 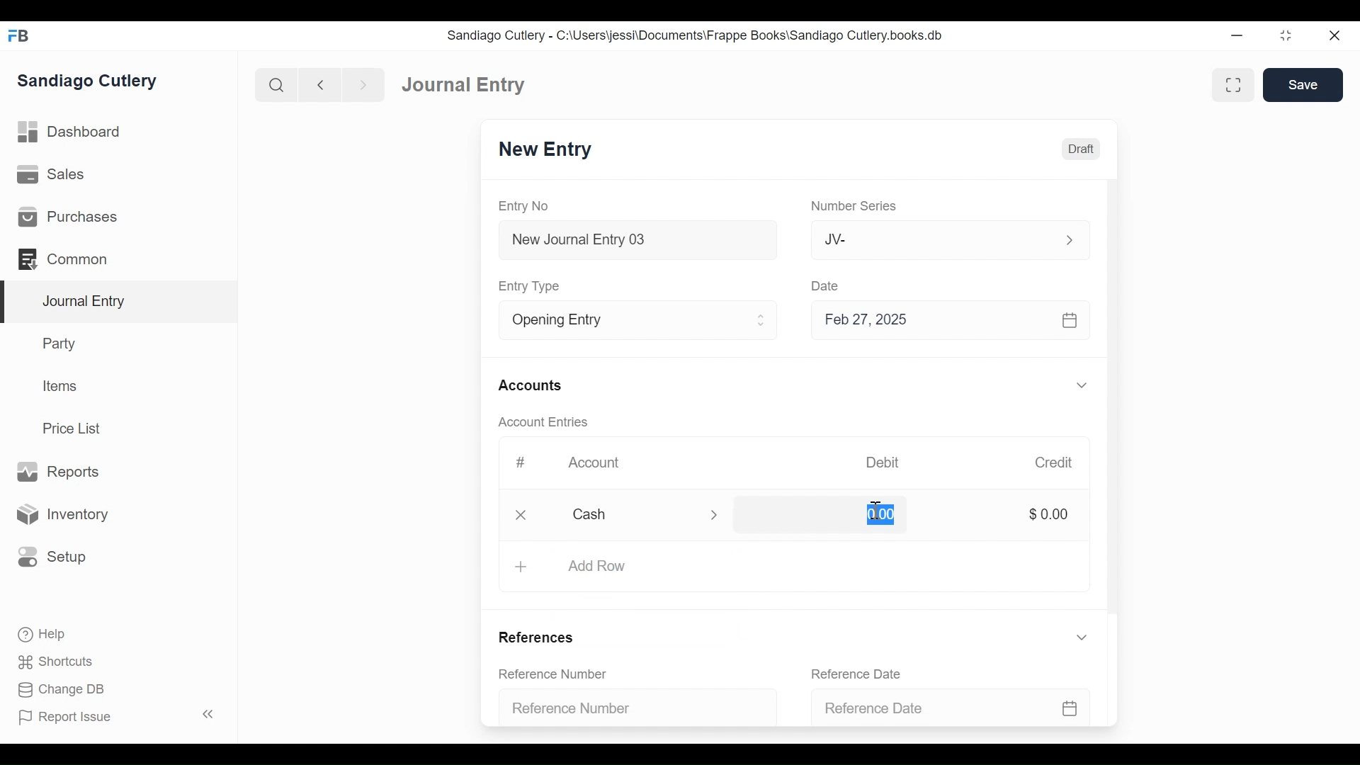 I want to click on New Entry, so click(x=546, y=150).